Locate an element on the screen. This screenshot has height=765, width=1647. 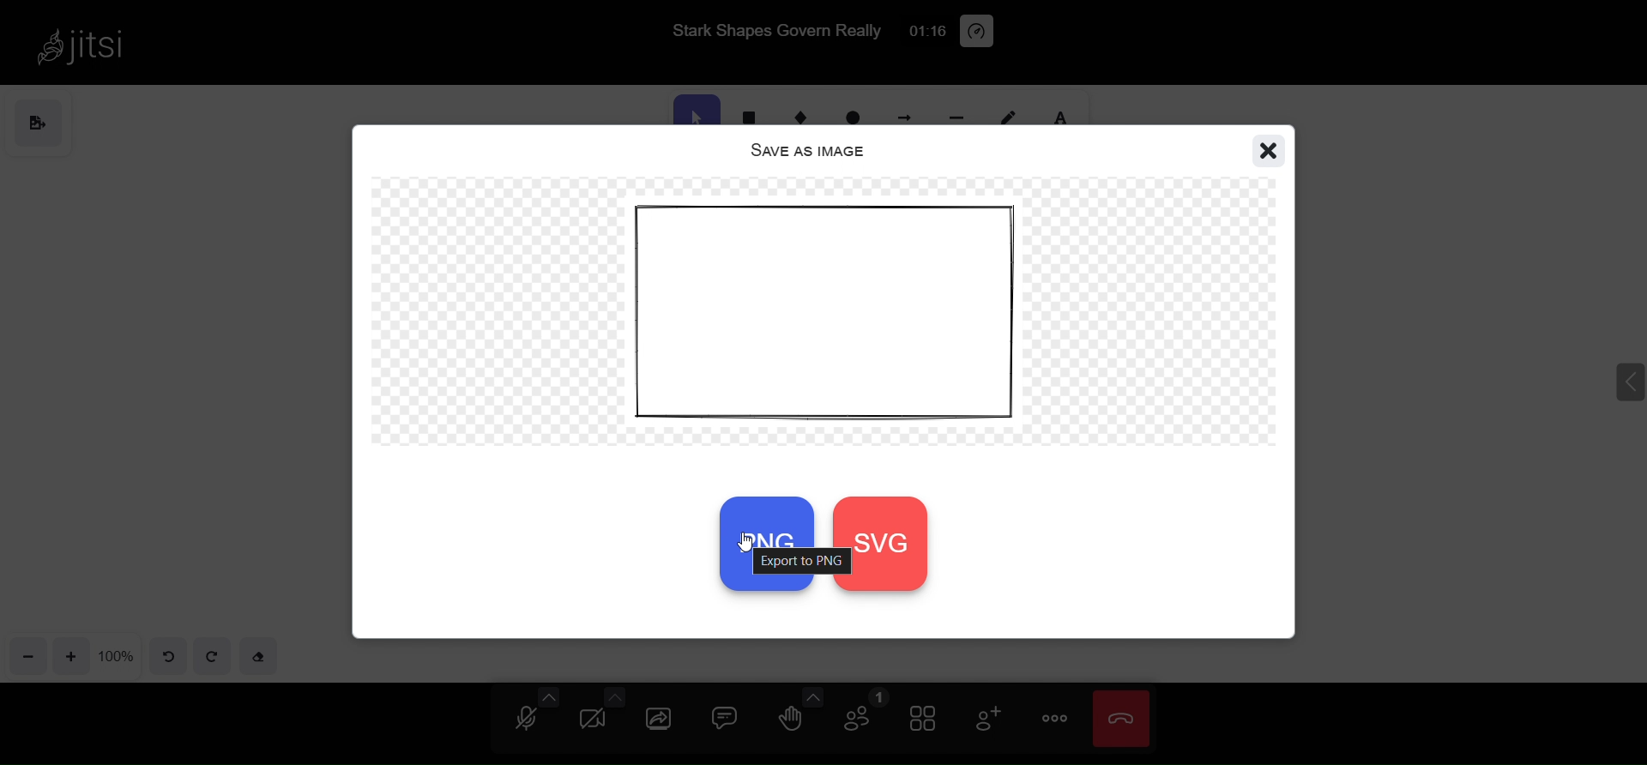
more emoji is located at coordinates (809, 695).